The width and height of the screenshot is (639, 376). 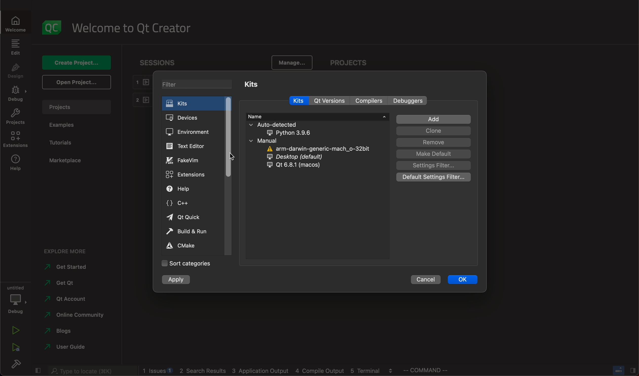 What do you see at coordinates (50, 28) in the screenshot?
I see `logo` at bounding box center [50, 28].